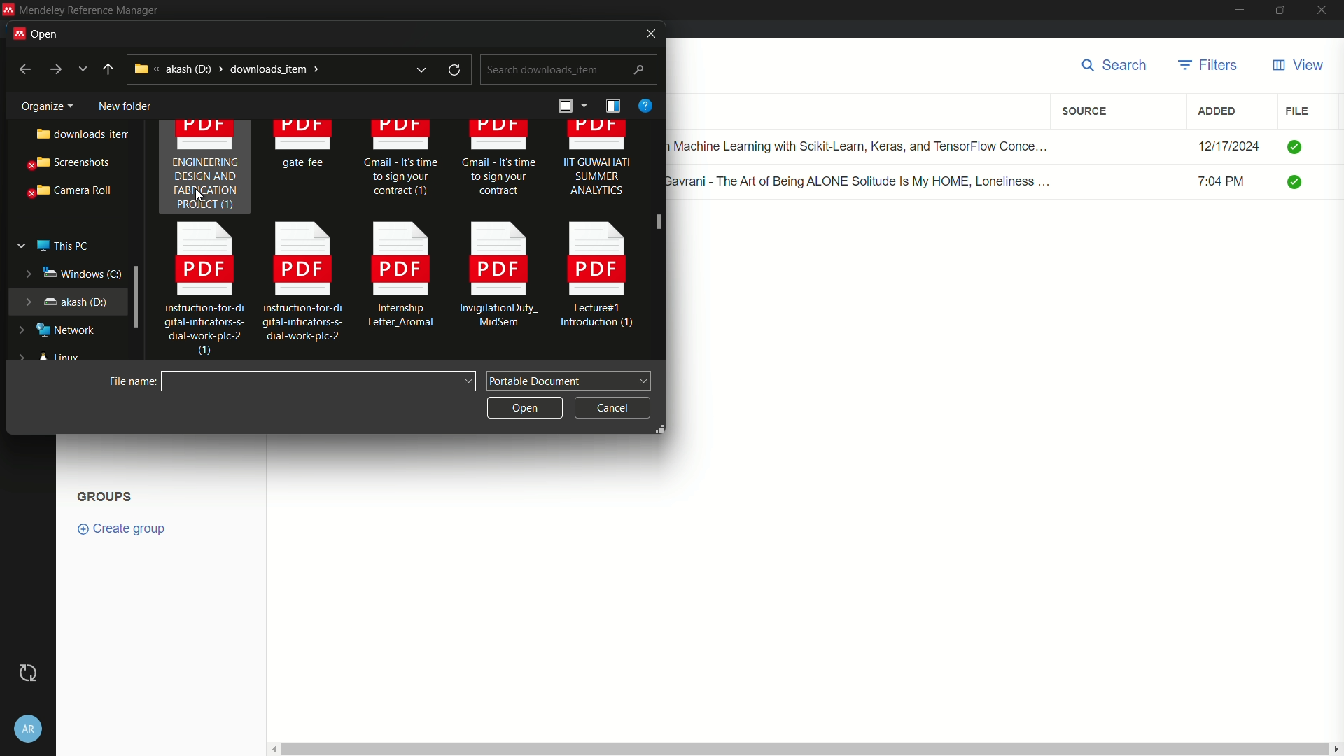  Describe the element at coordinates (206, 169) in the screenshot. I see `ENGINEERING
DESIGN AND

FABRICATION
PROJECT (1)` at that location.